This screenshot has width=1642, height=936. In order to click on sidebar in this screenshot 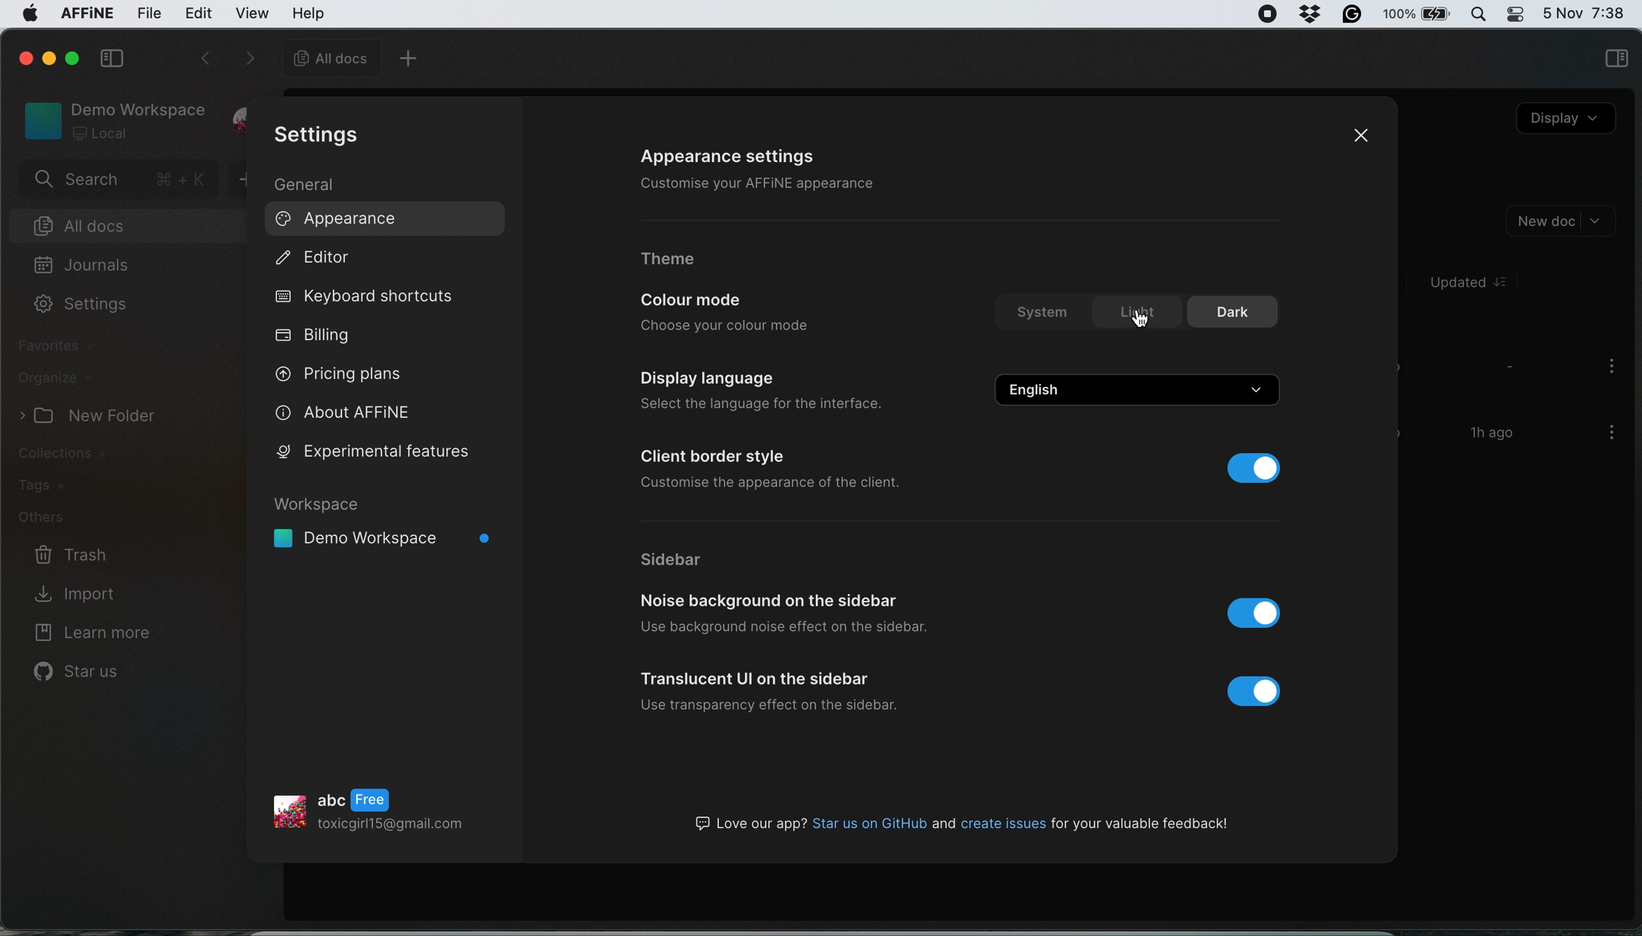, I will do `click(694, 561)`.